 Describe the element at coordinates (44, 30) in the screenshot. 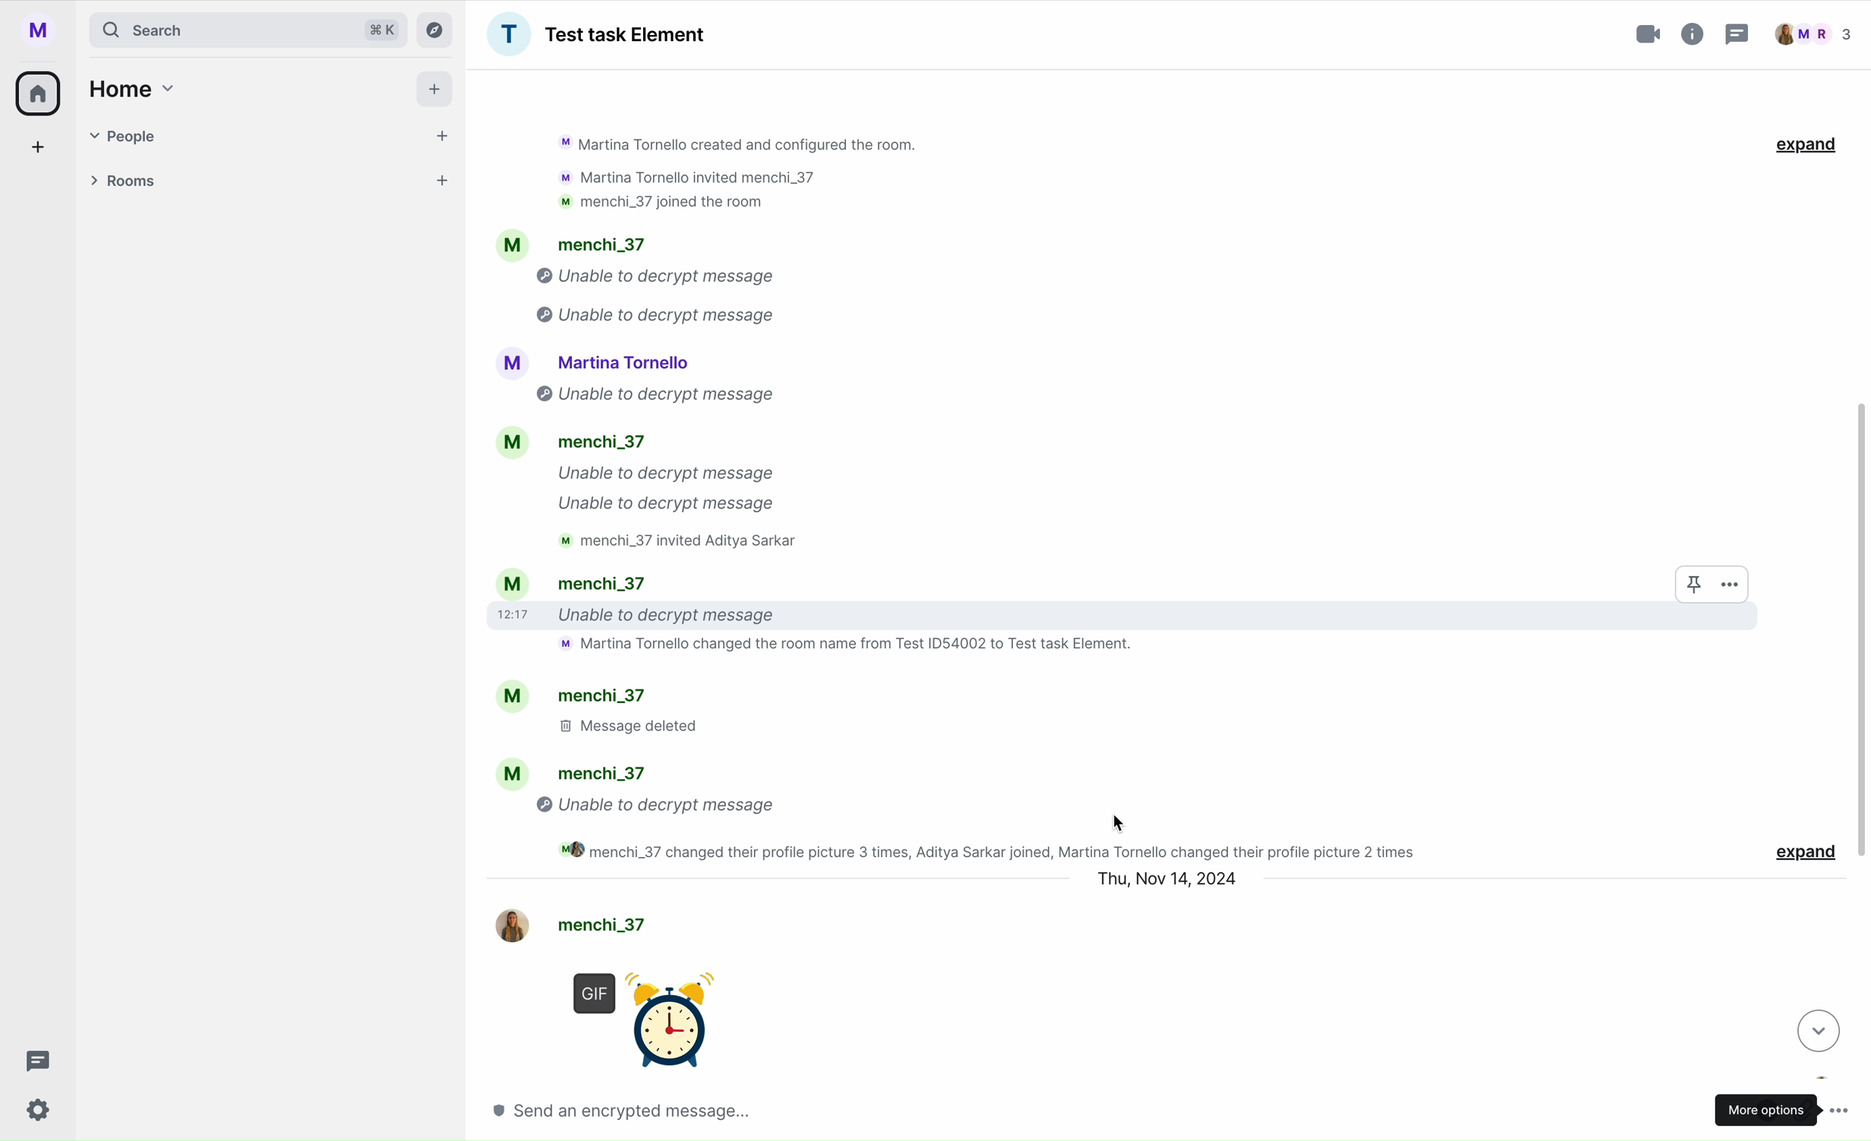

I see `profile picture` at that location.